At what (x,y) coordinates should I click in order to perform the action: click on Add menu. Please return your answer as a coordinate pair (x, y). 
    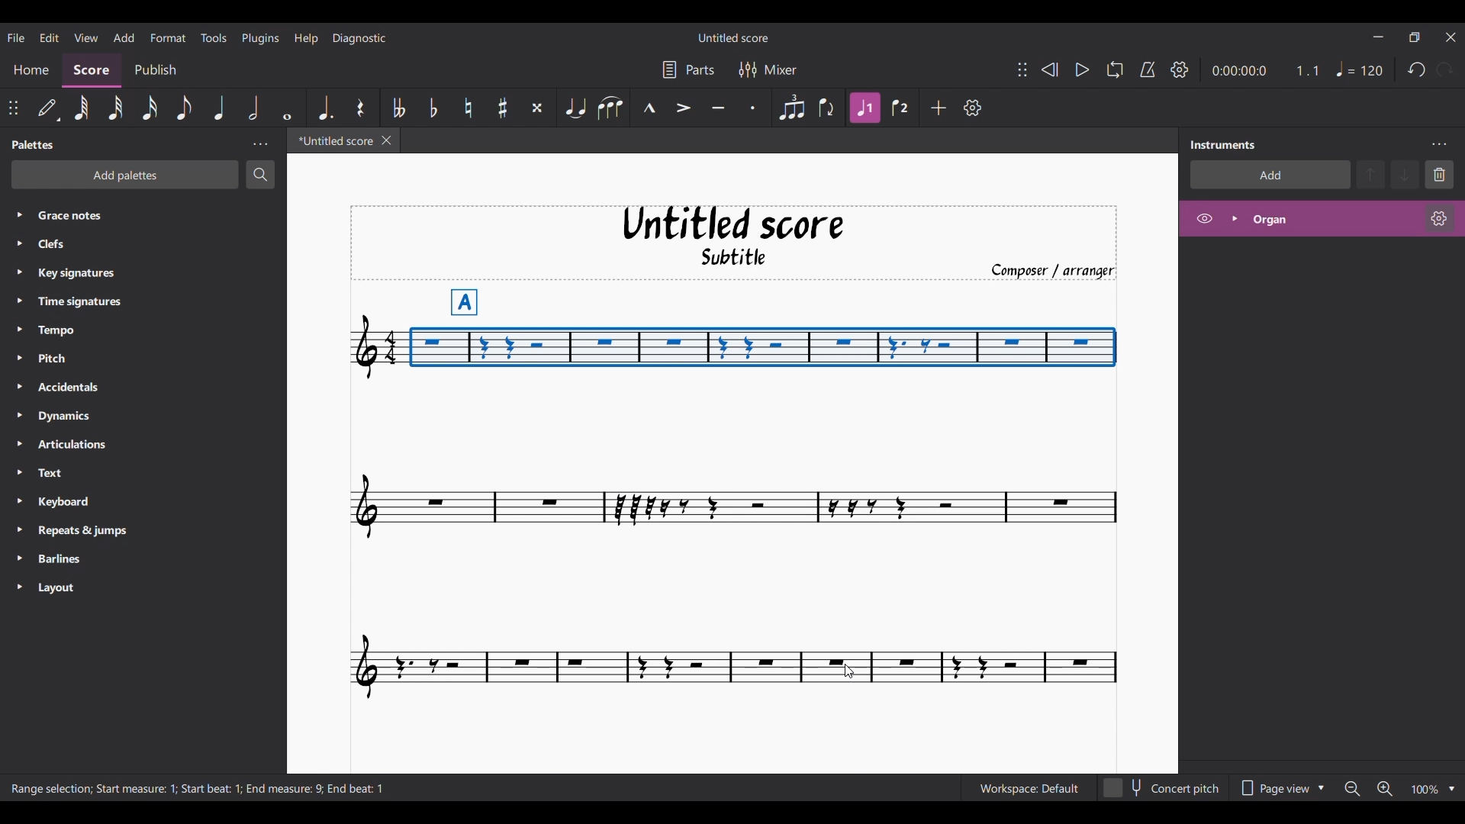
    Looking at the image, I should click on (124, 37).